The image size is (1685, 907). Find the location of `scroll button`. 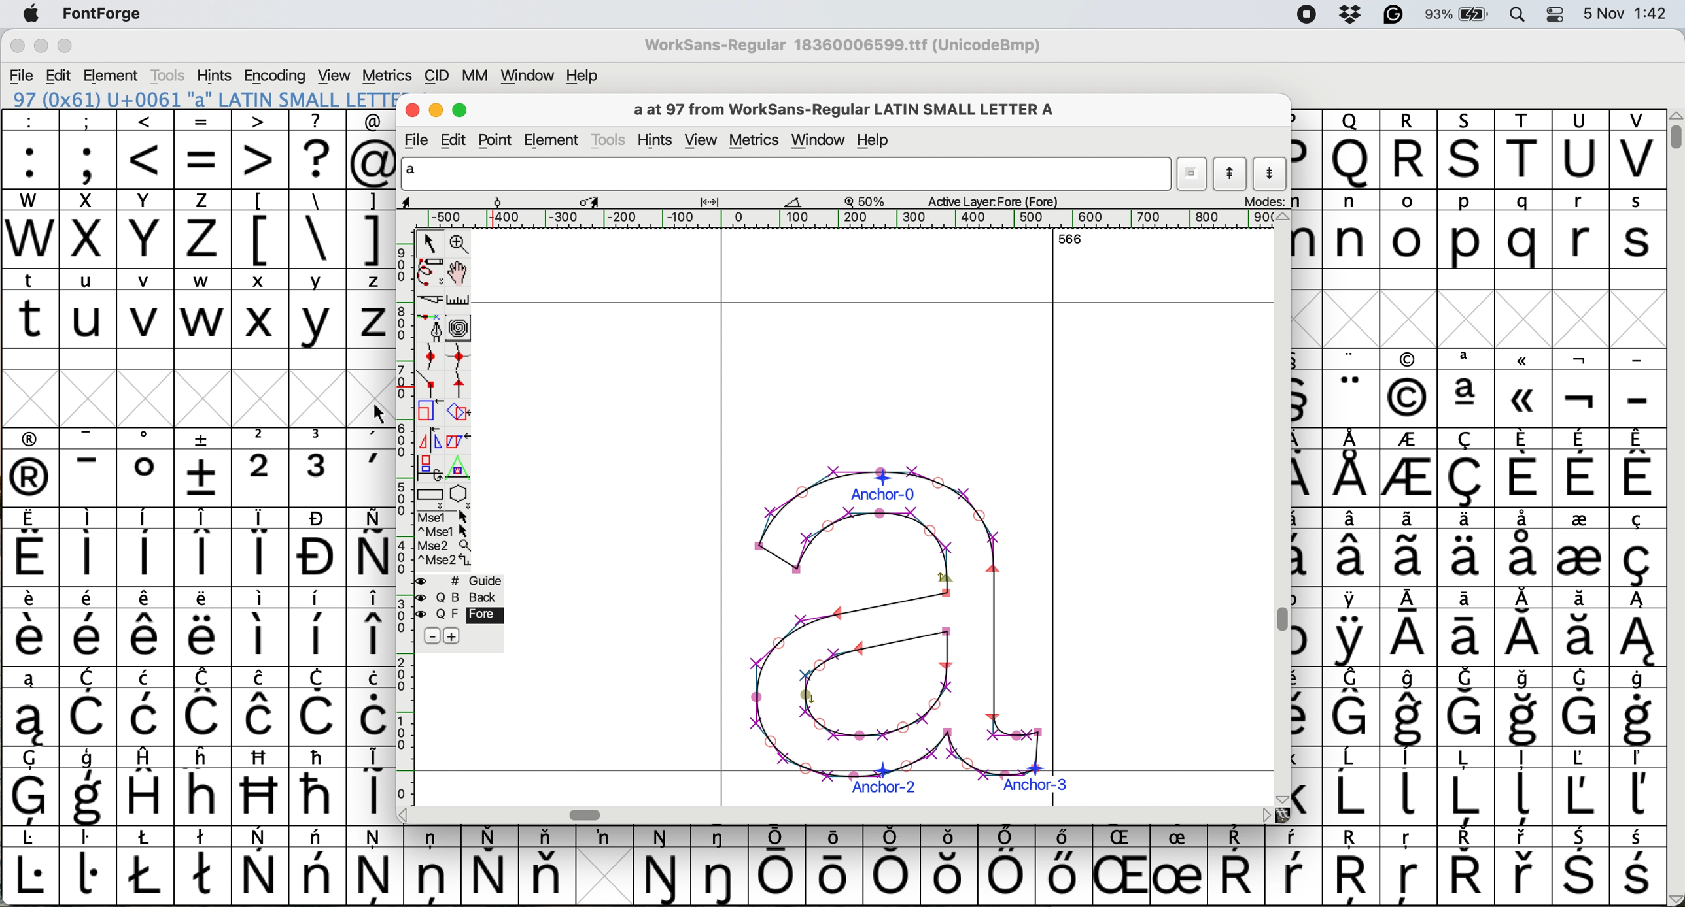

scroll button is located at coordinates (1283, 798).